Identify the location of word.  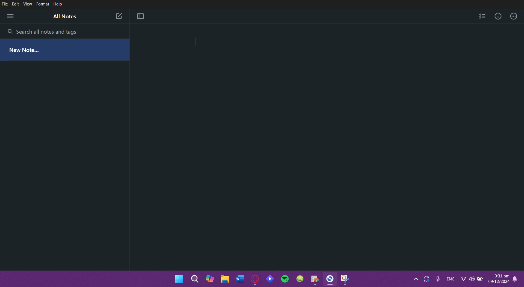
(240, 279).